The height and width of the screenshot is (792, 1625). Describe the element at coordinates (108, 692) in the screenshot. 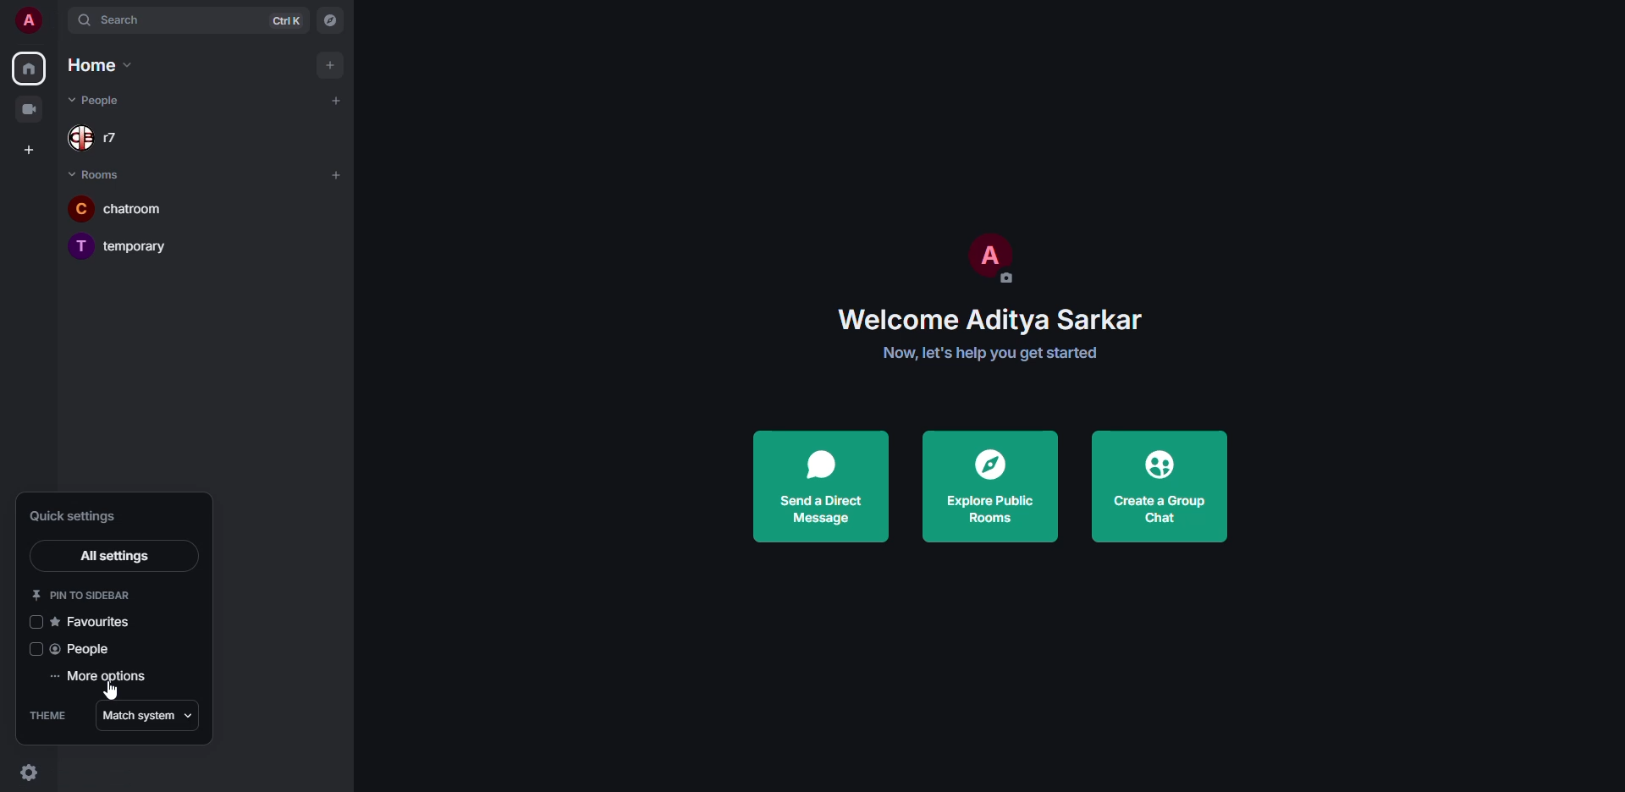

I see `cursor` at that location.